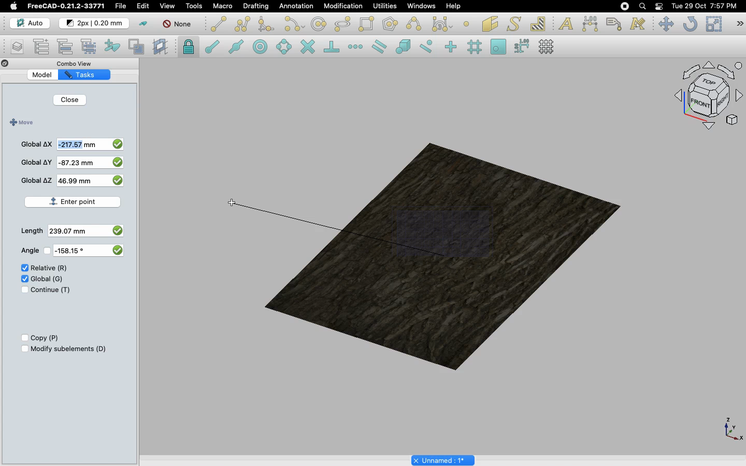 Image resolution: width=746 pixels, height=466 pixels. What do you see at coordinates (212, 48) in the screenshot?
I see `Snap endpoint` at bounding box center [212, 48].